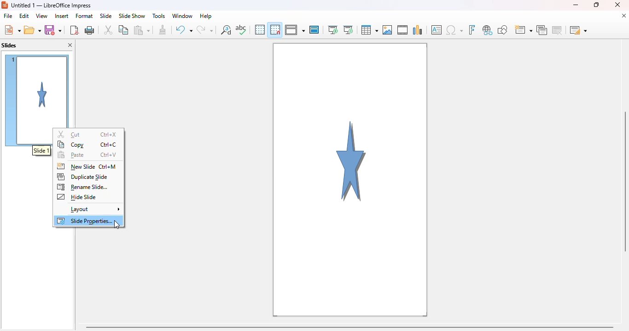  I want to click on new slide, so click(75, 166).